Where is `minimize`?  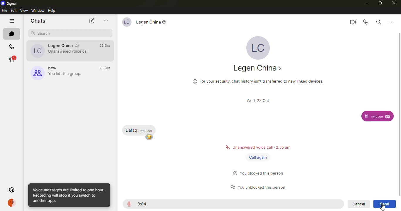
minimize is located at coordinates (364, 3).